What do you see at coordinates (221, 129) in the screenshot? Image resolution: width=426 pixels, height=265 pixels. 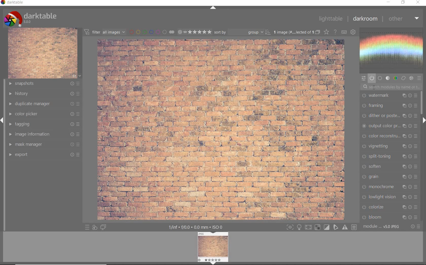 I see `selected image` at bounding box center [221, 129].